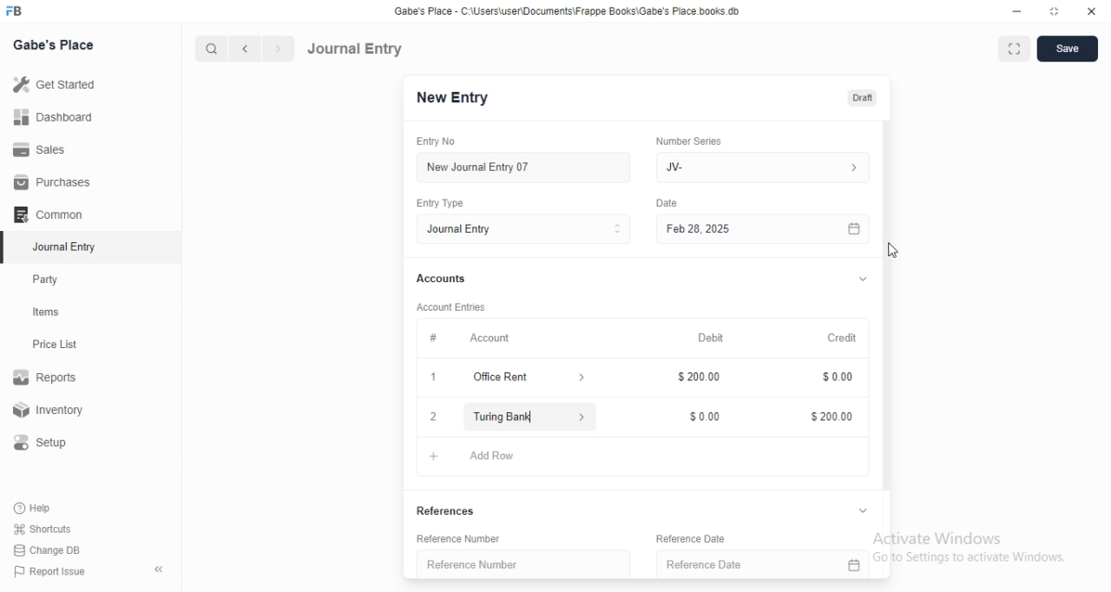 Image resolution: width=1111 pixels, height=592 pixels. What do you see at coordinates (1064, 50) in the screenshot?
I see `save` at bounding box center [1064, 50].